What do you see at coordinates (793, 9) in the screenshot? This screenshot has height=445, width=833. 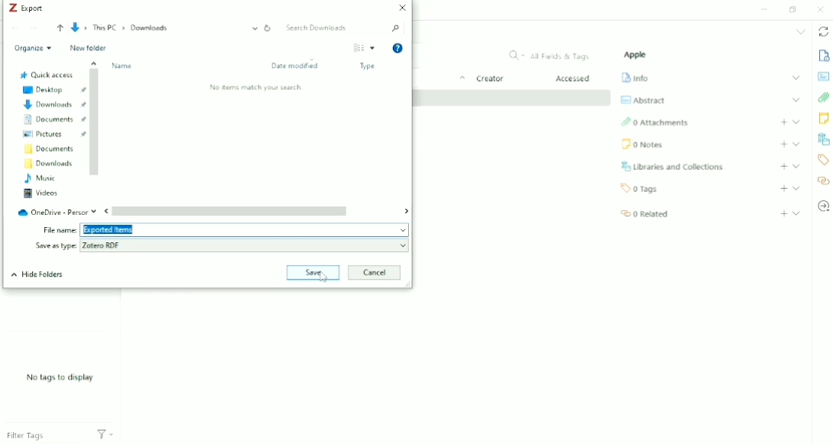 I see `maximize` at bounding box center [793, 9].